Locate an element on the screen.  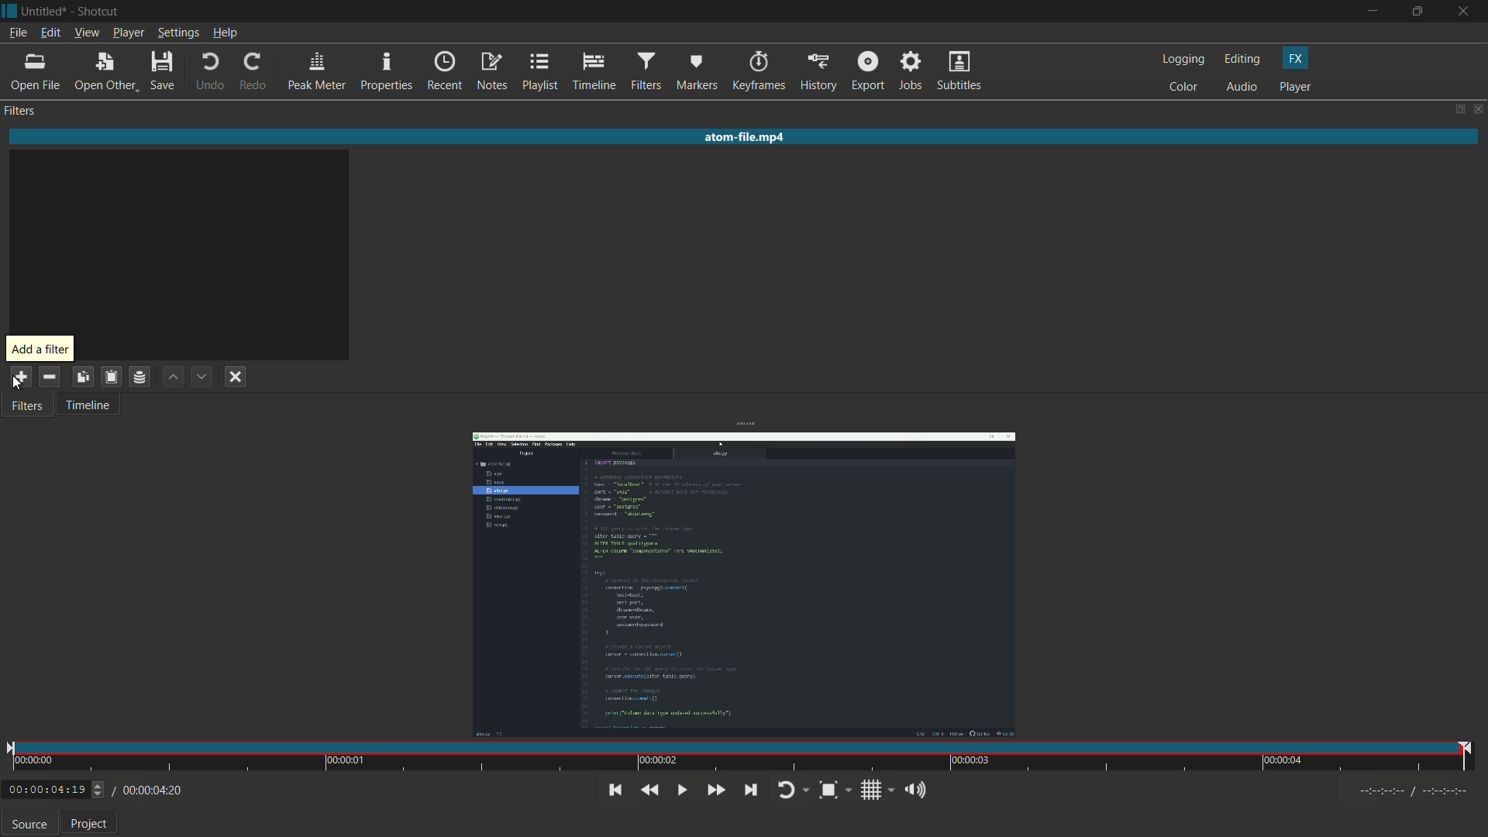
move filter up is located at coordinates (174, 377).